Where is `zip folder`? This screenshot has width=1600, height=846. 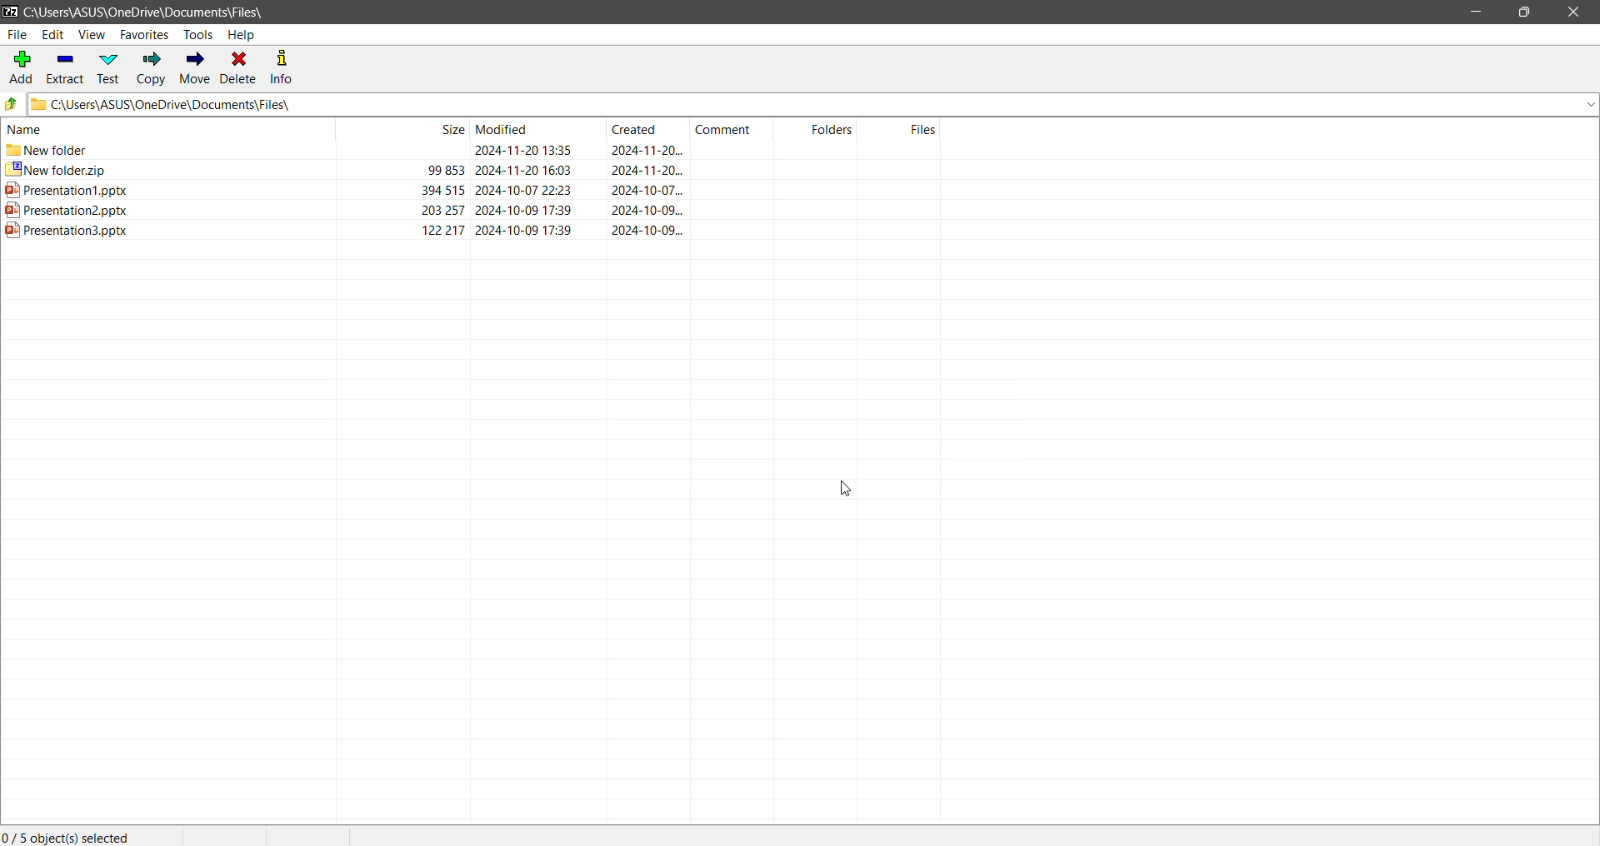
zip folder is located at coordinates (472, 171).